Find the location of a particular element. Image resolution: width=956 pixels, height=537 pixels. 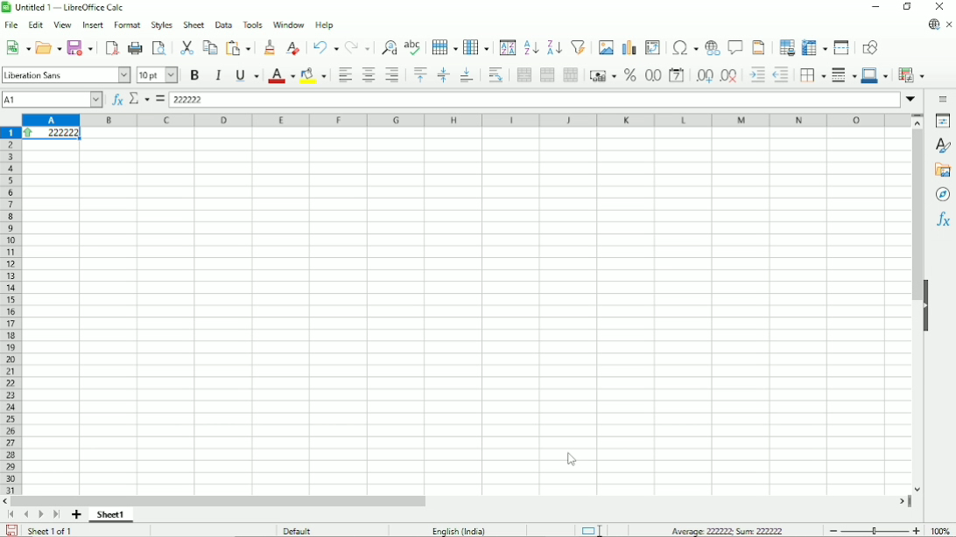

Sheet is located at coordinates (192, 24).